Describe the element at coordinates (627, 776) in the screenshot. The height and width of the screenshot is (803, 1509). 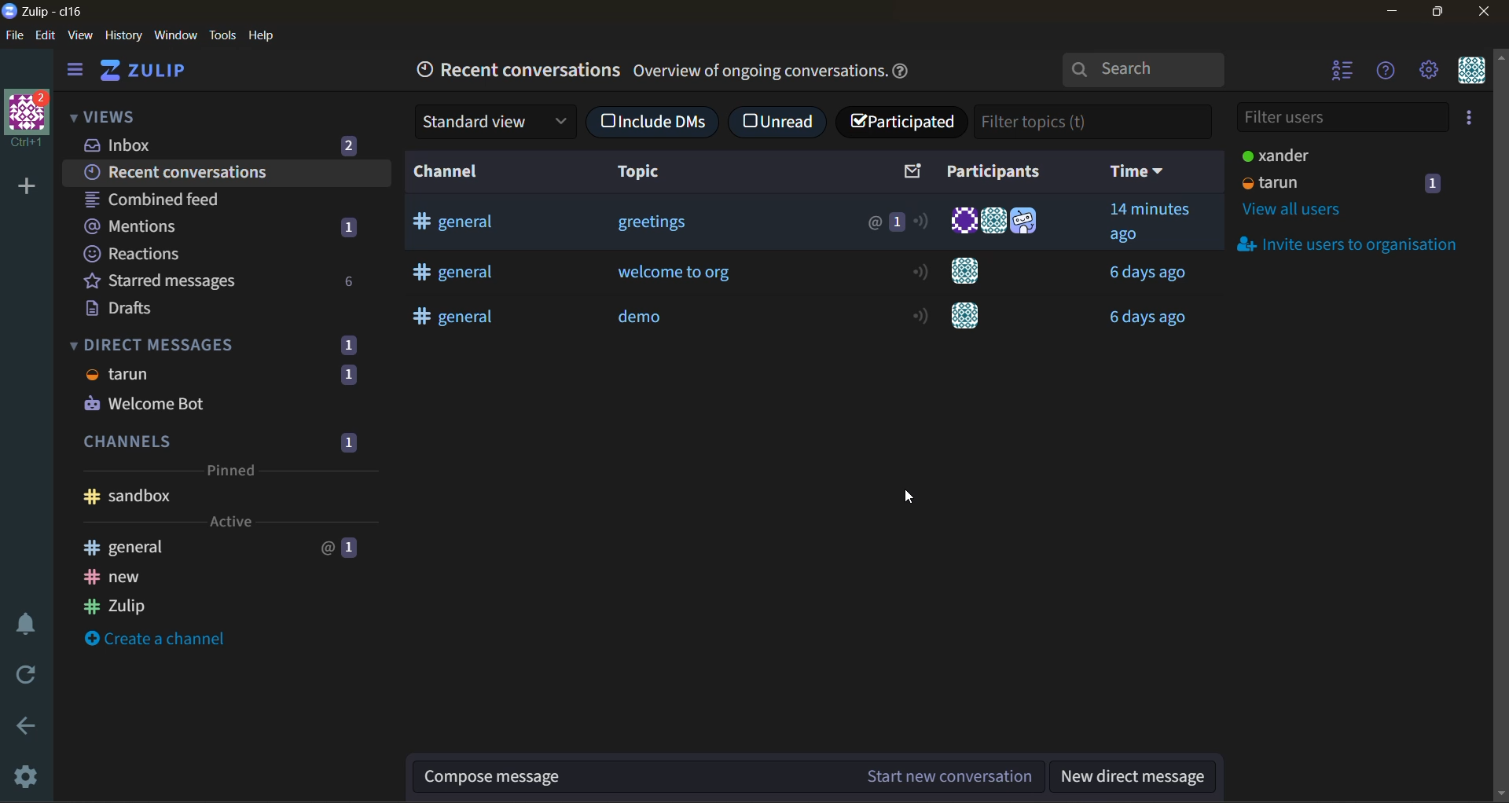
I see `compose message` at that location.